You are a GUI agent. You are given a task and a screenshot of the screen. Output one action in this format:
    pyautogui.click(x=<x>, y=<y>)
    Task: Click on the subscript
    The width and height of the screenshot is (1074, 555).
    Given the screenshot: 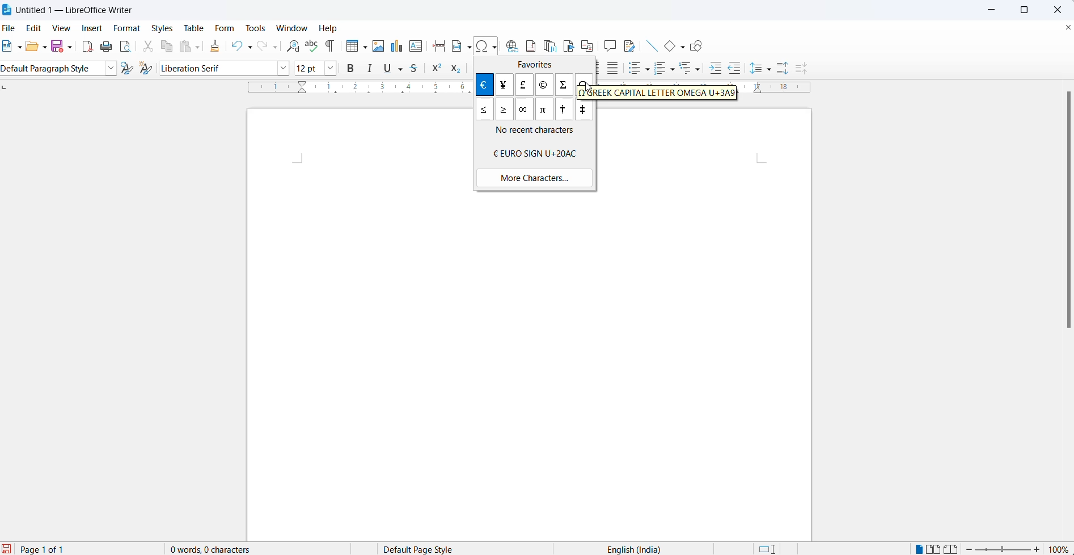 What is the action you would take?
    pyautogui.click(x=457, y=69)
    